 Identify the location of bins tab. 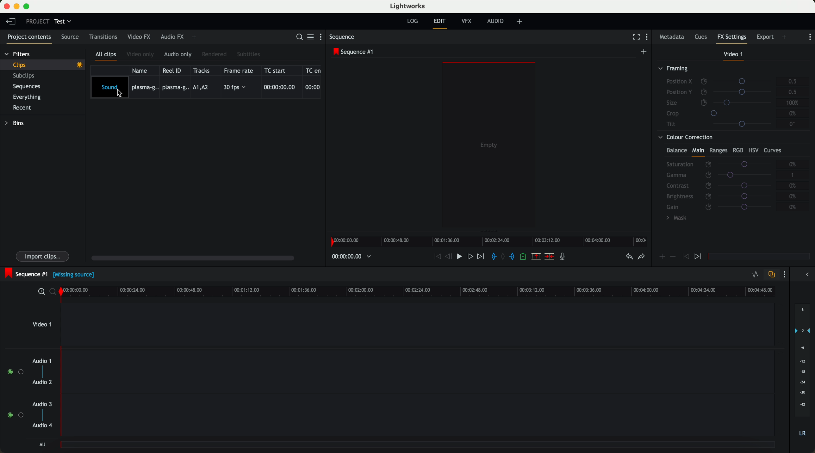
(17, 124).